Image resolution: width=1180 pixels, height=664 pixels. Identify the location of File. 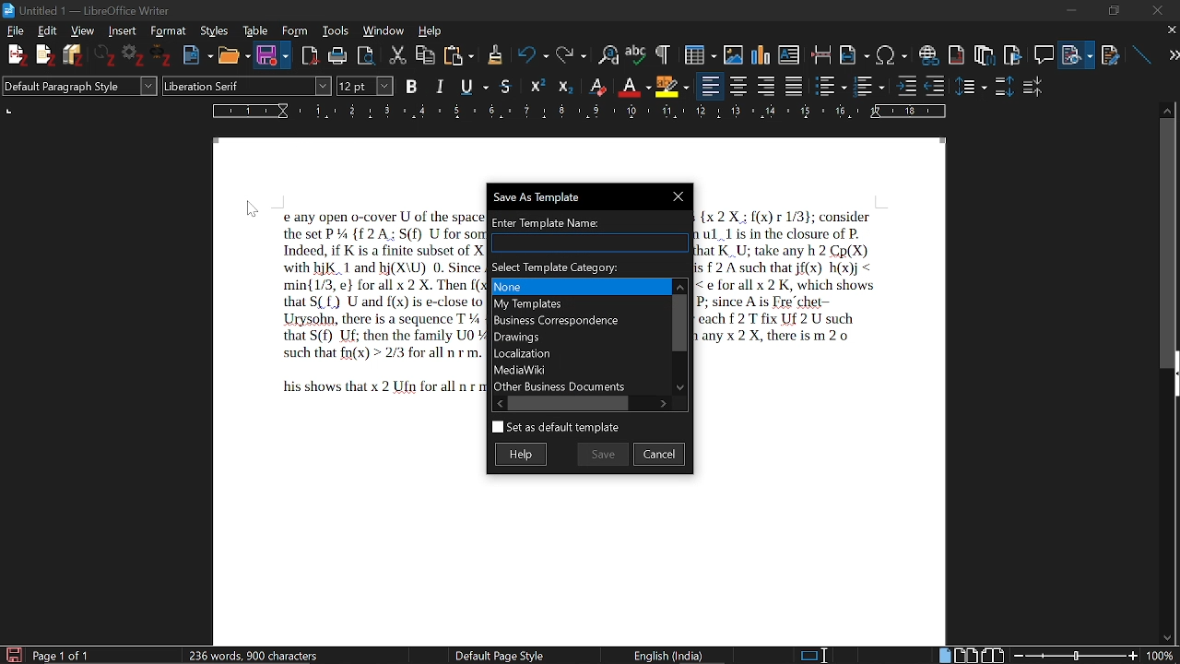
(1080, 52).